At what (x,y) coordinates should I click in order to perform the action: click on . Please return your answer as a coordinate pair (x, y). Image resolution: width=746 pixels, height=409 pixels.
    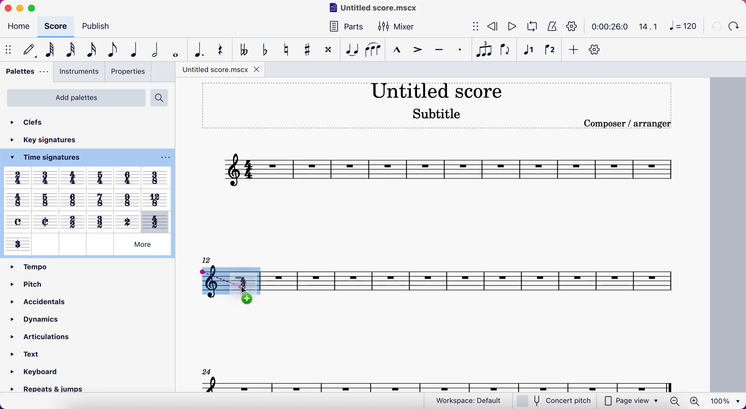
    Looking at the image, I should click on (72, 199).